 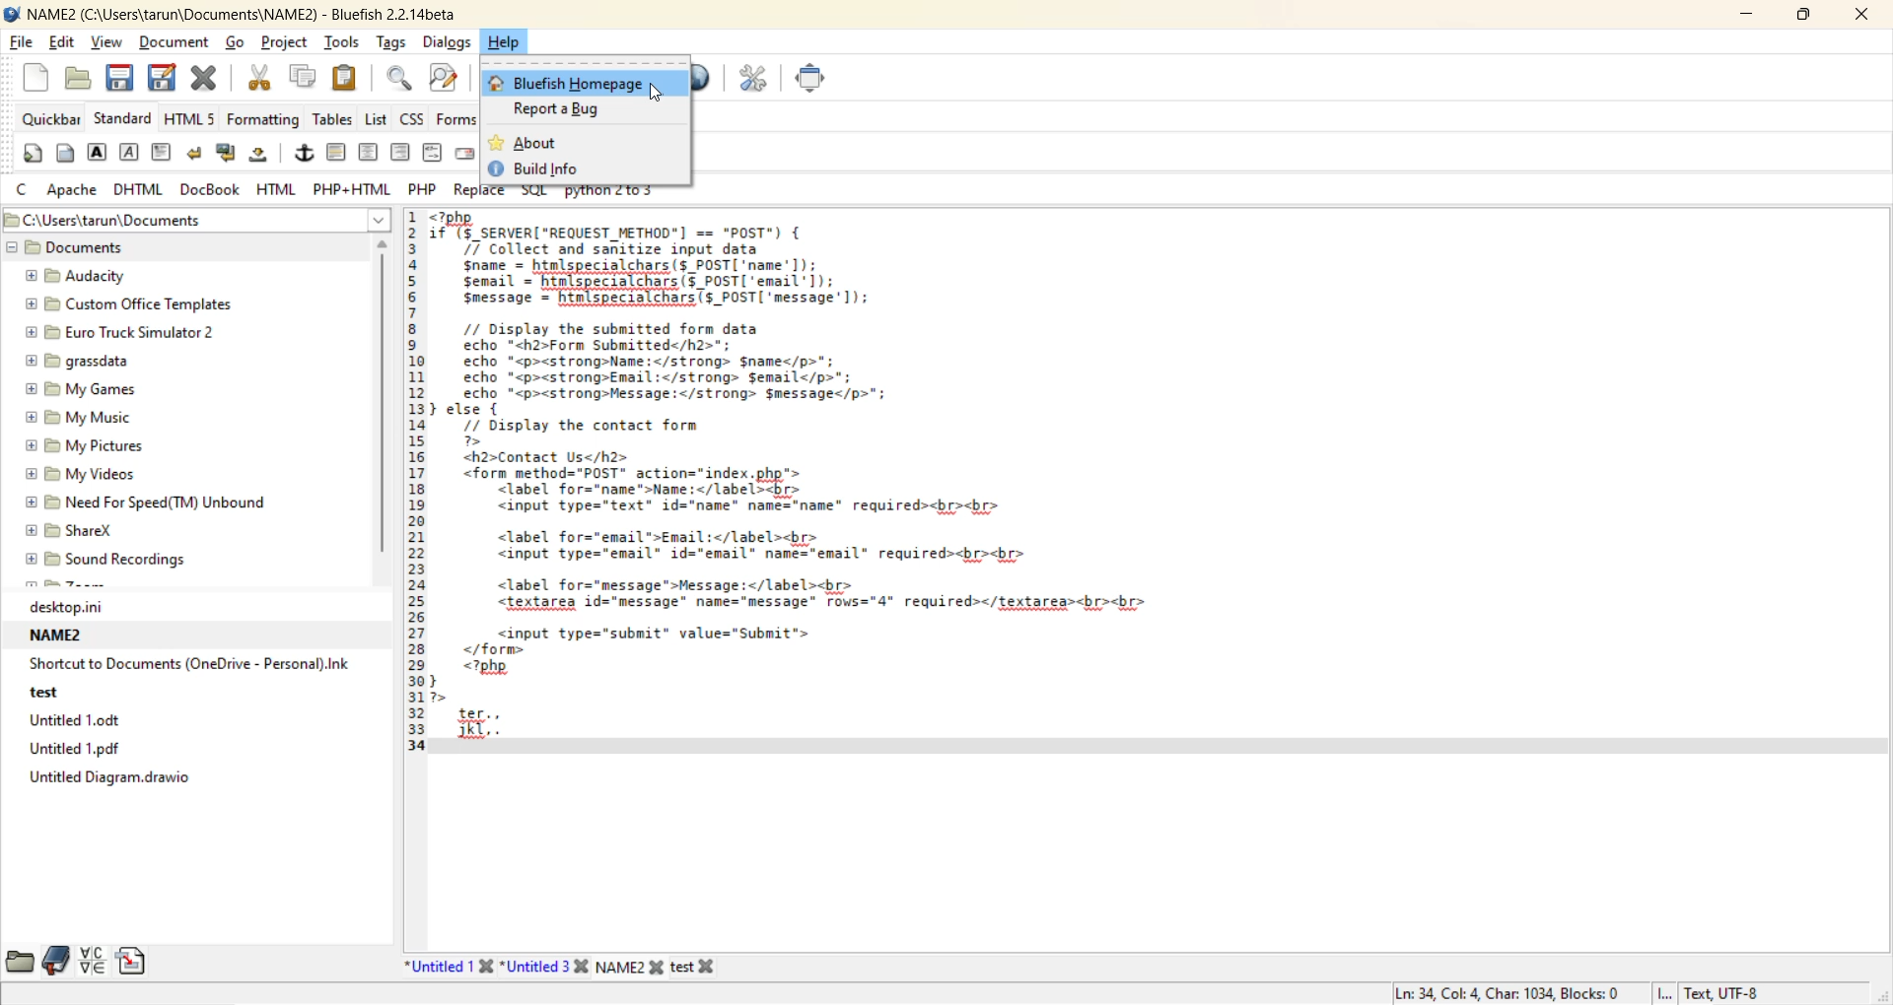 I want to click on quickbar, so click(x=43, y=118).